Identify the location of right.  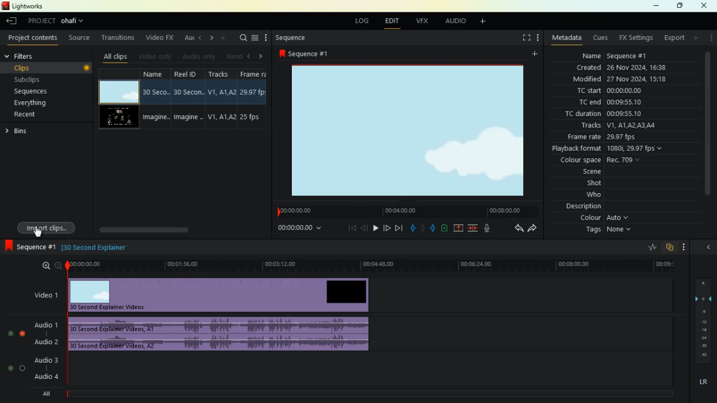
(263, 57).